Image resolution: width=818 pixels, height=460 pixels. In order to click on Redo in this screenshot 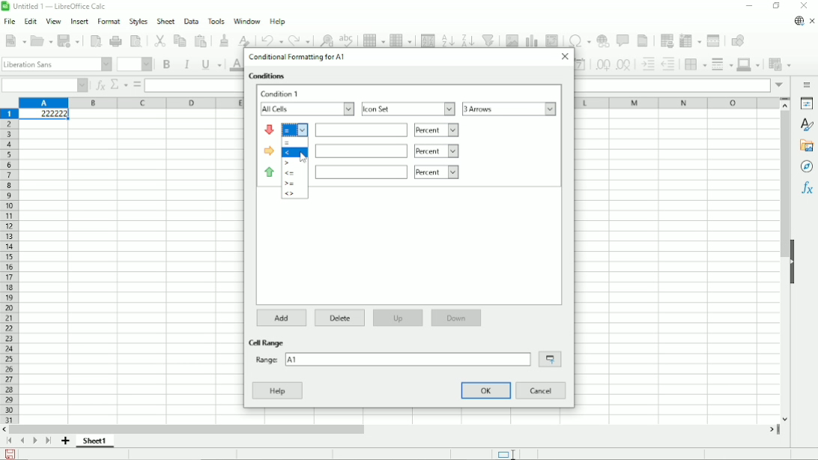, I will do `click(301, 39)`.